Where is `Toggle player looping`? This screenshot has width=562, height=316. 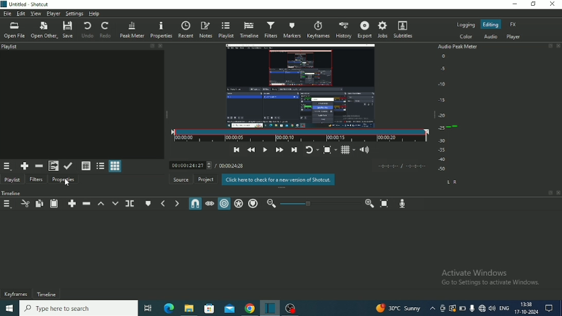 Toggle player looping is located at coordinates (312, 150).